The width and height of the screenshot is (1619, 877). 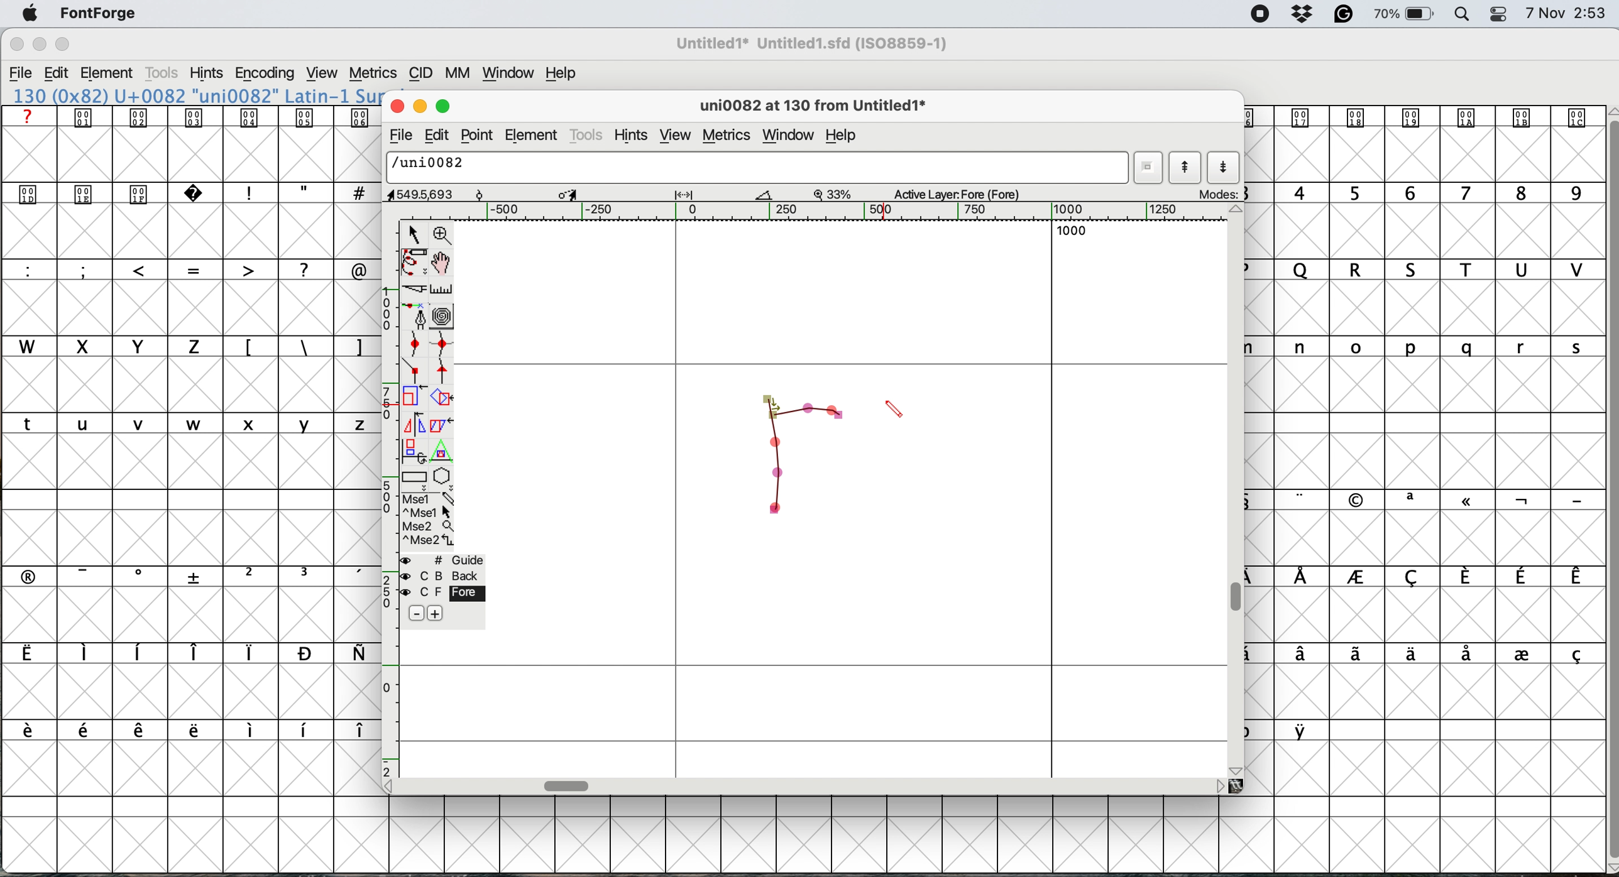 I want to click on help, so click(x=558, y=74).